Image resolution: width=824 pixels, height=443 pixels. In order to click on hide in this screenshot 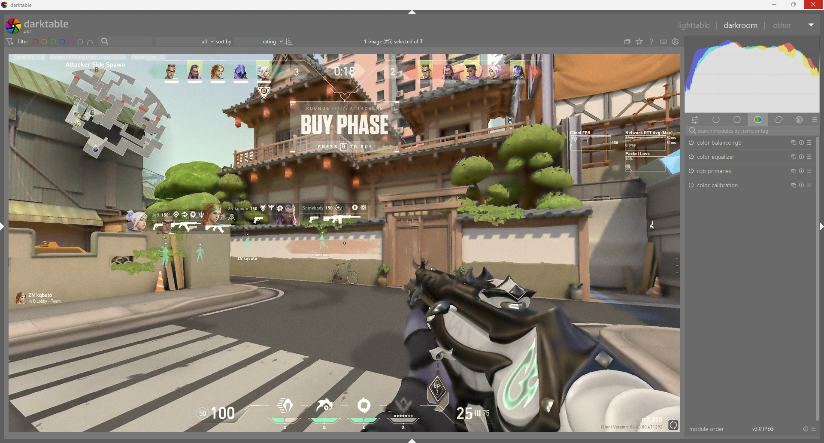, I will do `click(412, 12)`.